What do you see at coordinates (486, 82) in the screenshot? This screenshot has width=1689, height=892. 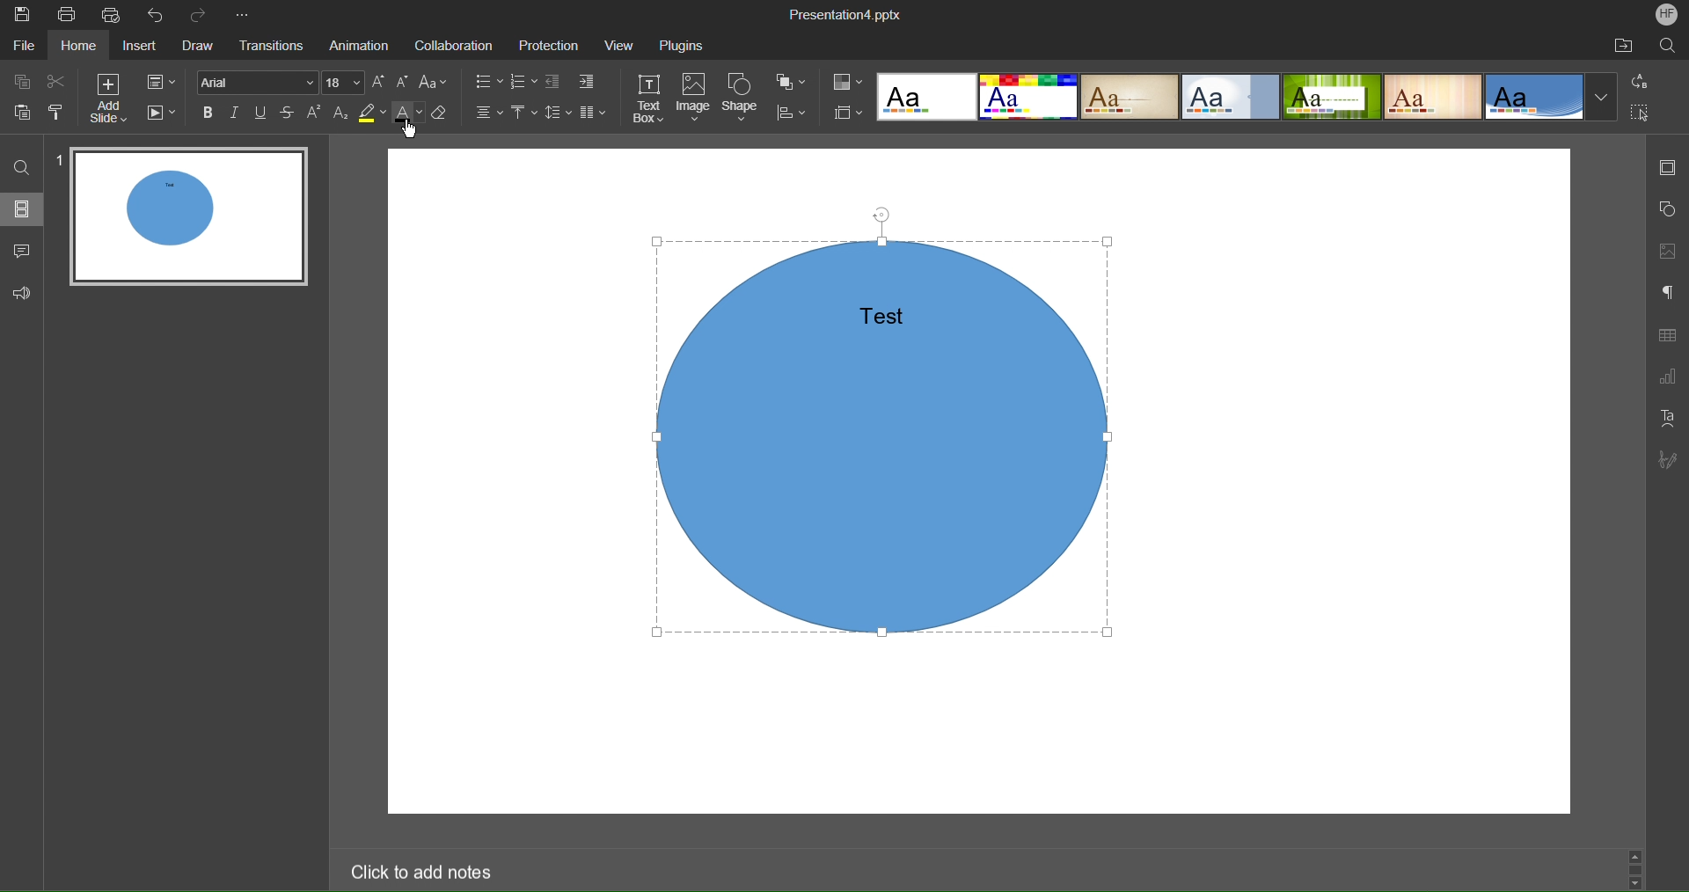 I see `Lists` at bounding box center [486, 82].